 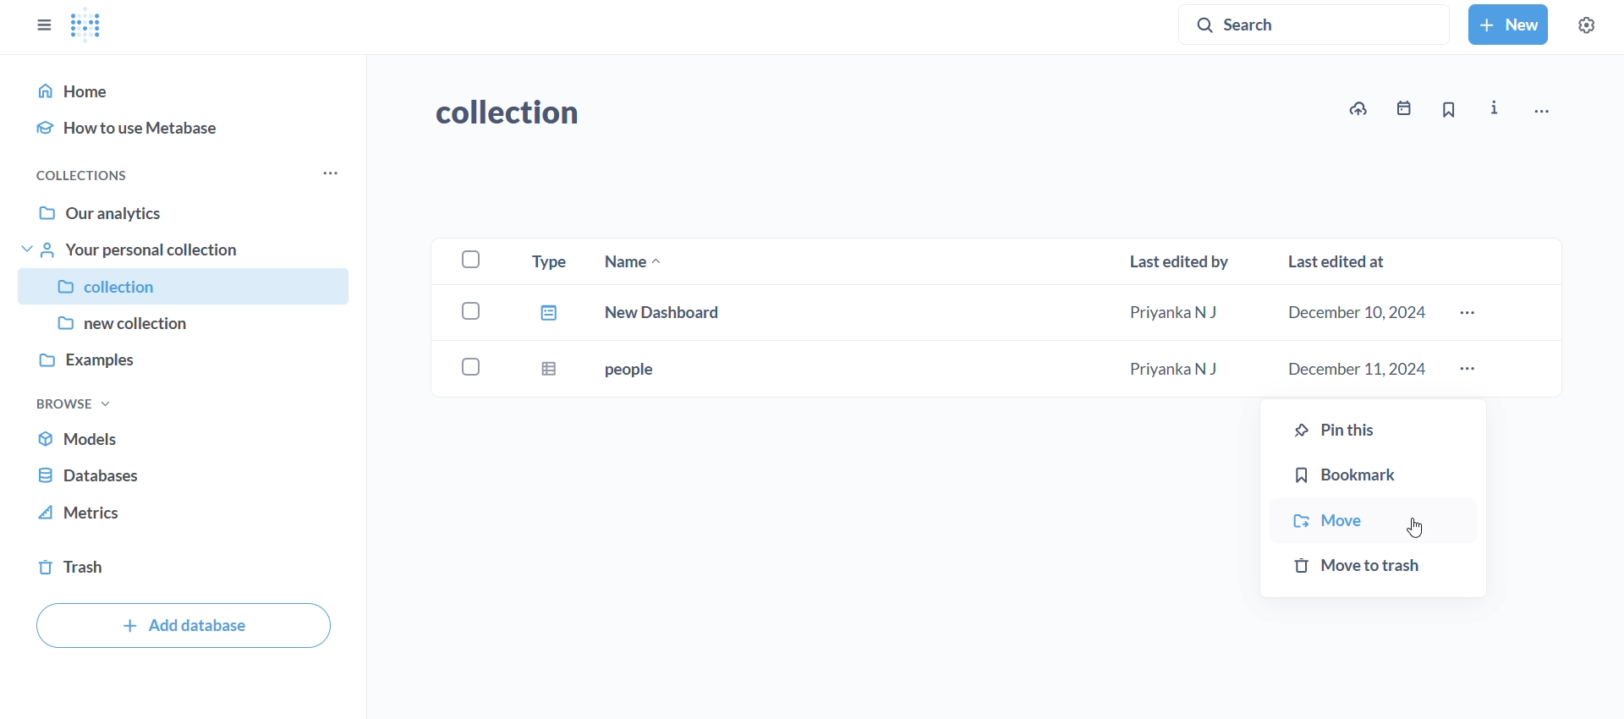 What do you see at coordinates (186, 287) in the screenshot?
I see `collection` at bounding box center [186, 287].